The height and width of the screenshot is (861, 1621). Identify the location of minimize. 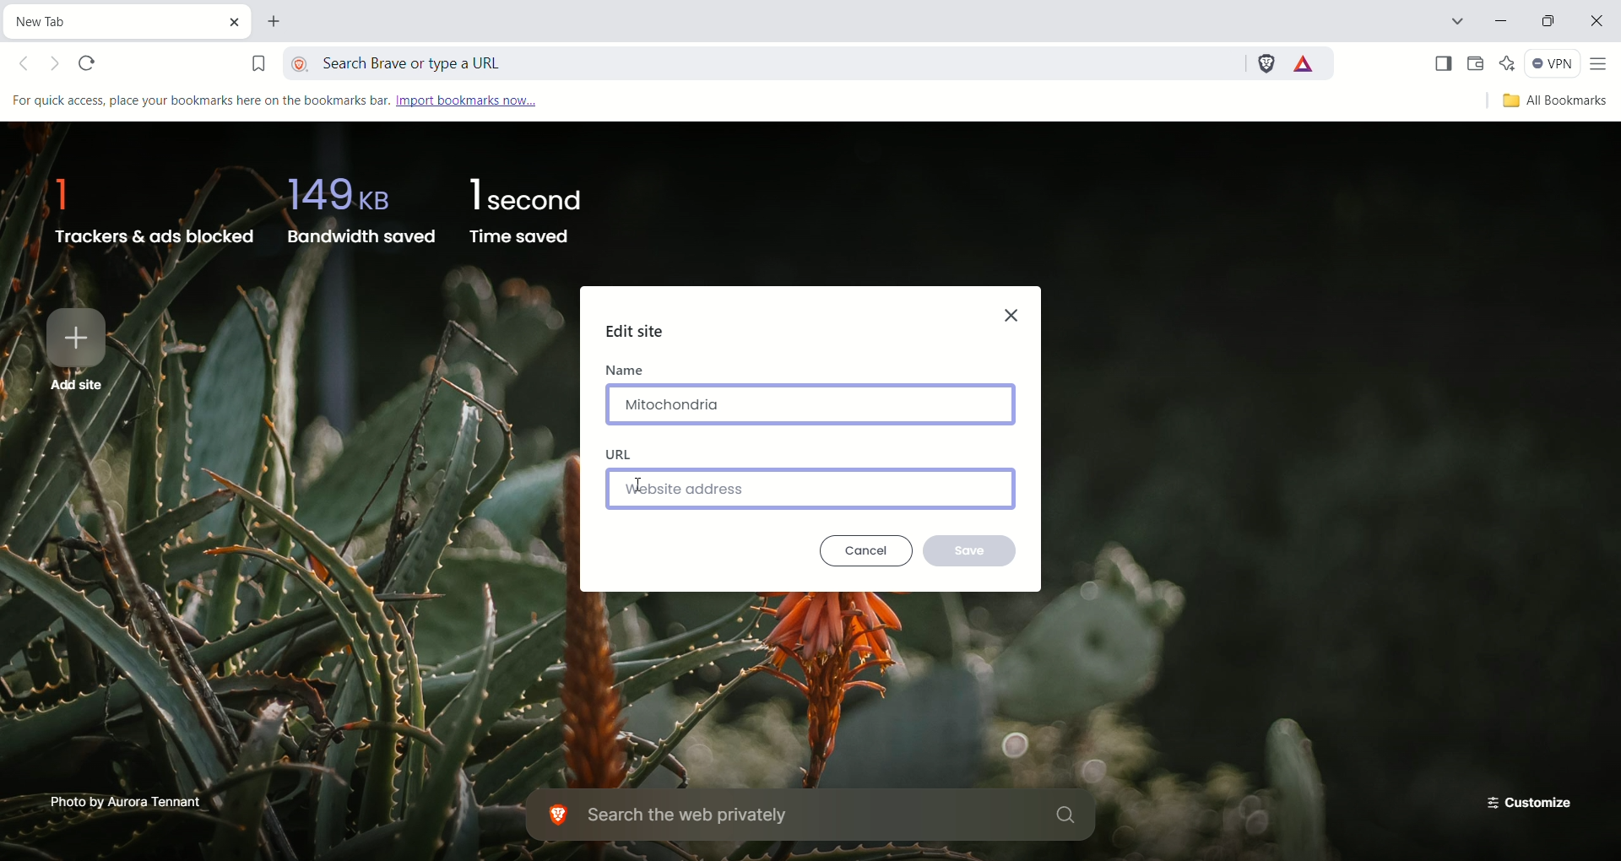
(1504, 23).